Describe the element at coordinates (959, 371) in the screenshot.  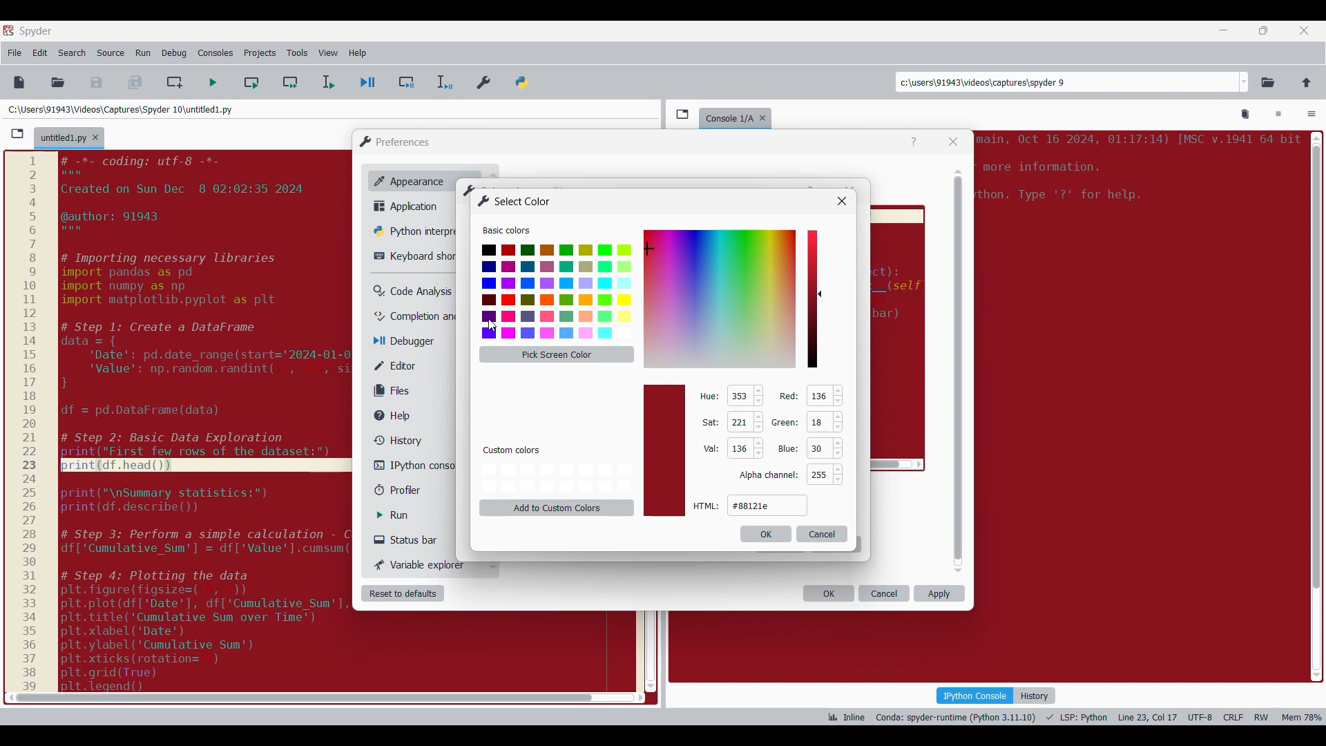
I see `Vertical slide bar` at that location.